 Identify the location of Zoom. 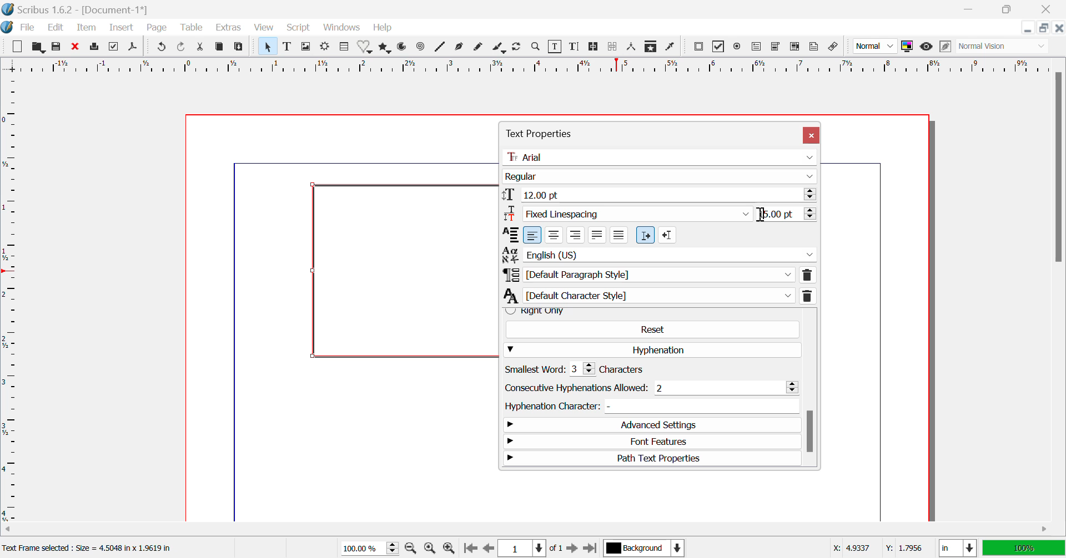
(537, 48).